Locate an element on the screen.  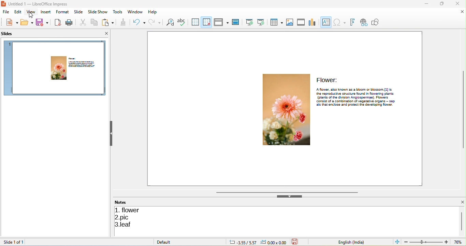
image is located at coordinates (289, 21).